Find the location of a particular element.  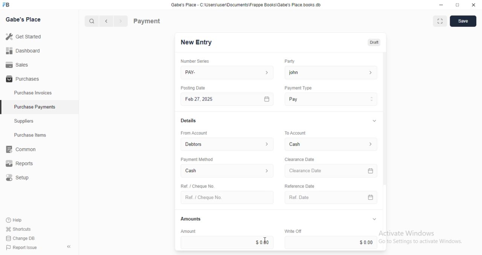

Report Issue is located at coordinates (20, 247).